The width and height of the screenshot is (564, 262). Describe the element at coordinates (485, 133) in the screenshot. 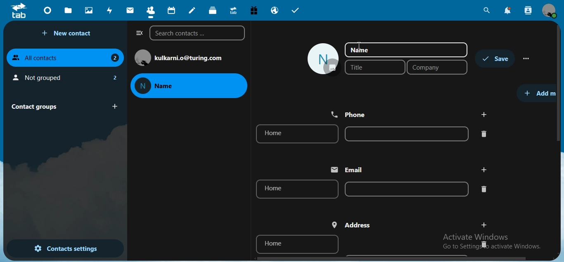

I see `delete` at that location.